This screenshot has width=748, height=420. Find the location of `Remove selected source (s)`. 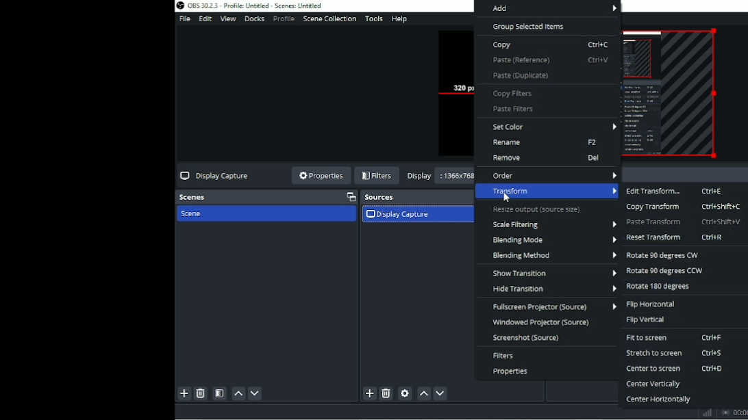

Remove selected source (s) is located at coordinates (386, 393).